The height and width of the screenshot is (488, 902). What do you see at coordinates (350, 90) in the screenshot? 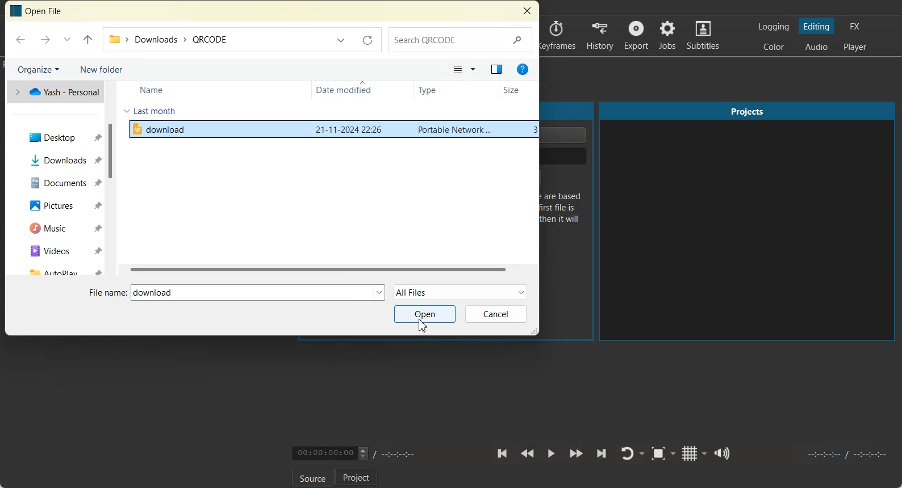
I see `Date modified` at bounding box center [350, 90].